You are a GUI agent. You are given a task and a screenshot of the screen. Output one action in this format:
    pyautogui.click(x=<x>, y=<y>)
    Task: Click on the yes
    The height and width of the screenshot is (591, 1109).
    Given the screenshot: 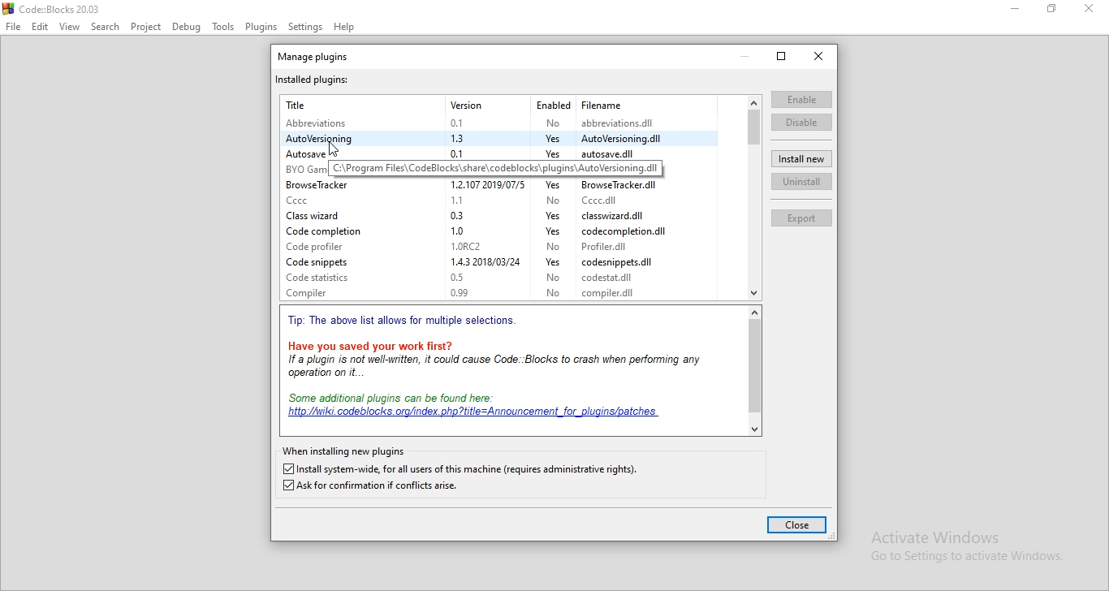 What is the action you would take?
    pyautogui.click(x=549, y=153)
    